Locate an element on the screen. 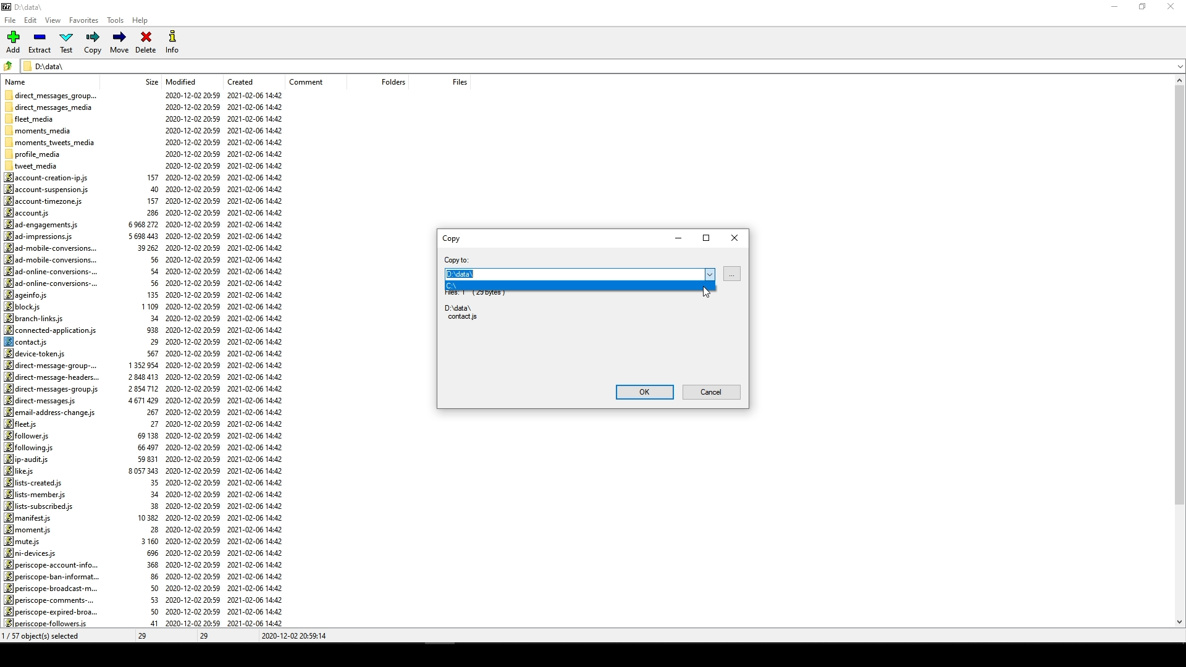 This screenshot has width=1186, height=667. fleet.js is located at coordinates (23, 424).